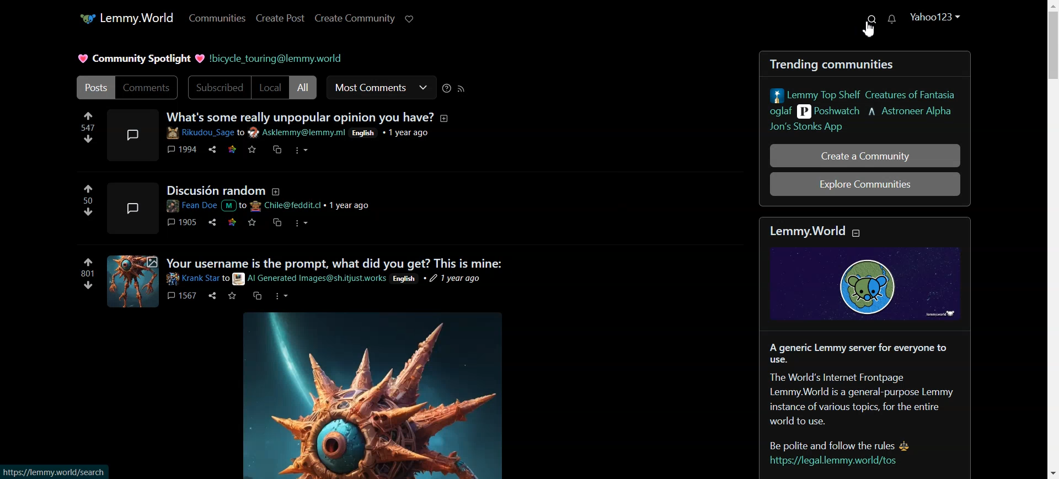 The width and height of the screenshot is (1059, 479). I want to click on Create Post, so click(280, 18).